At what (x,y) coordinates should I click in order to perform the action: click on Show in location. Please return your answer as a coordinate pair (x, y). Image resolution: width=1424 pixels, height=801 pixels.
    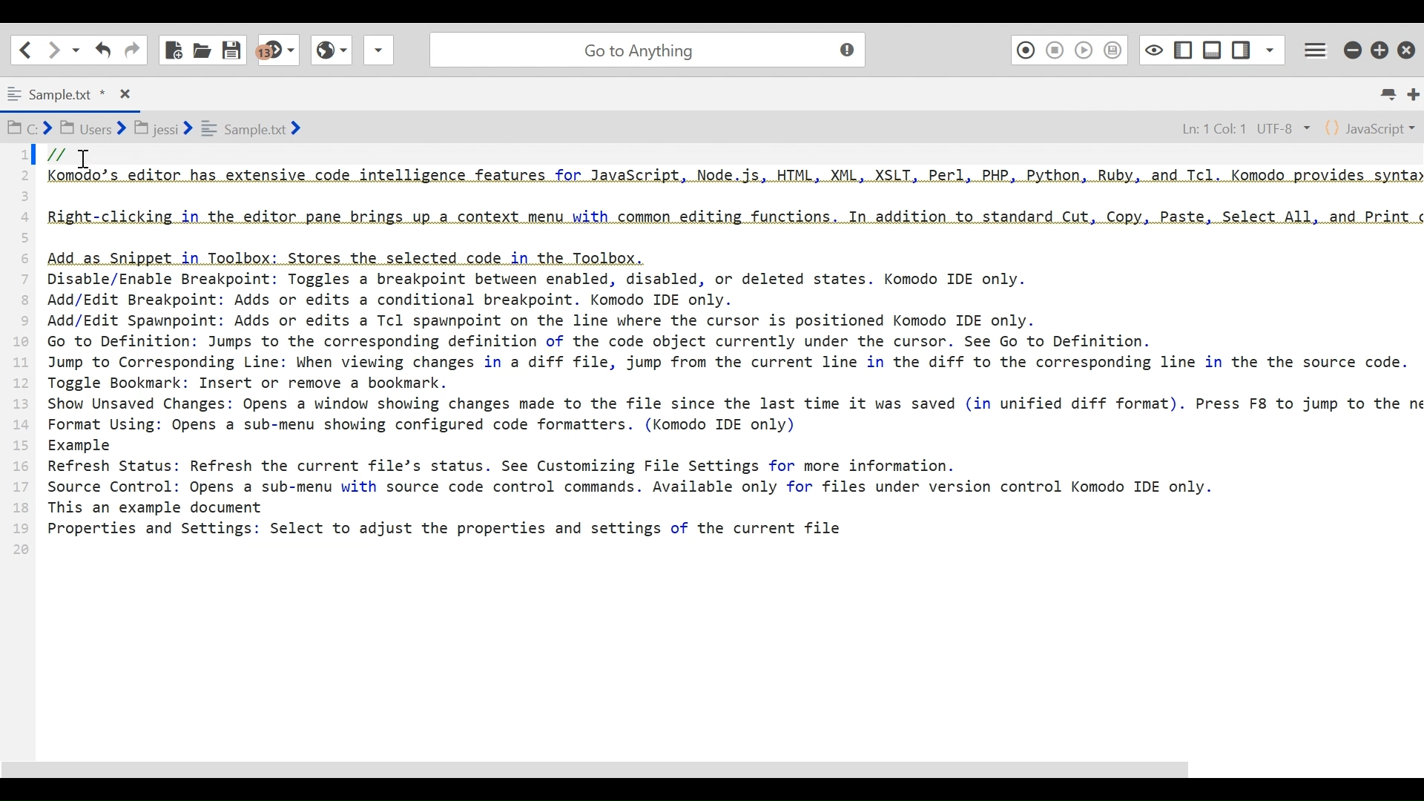
    Looking at the image, I should click on (156, 127).